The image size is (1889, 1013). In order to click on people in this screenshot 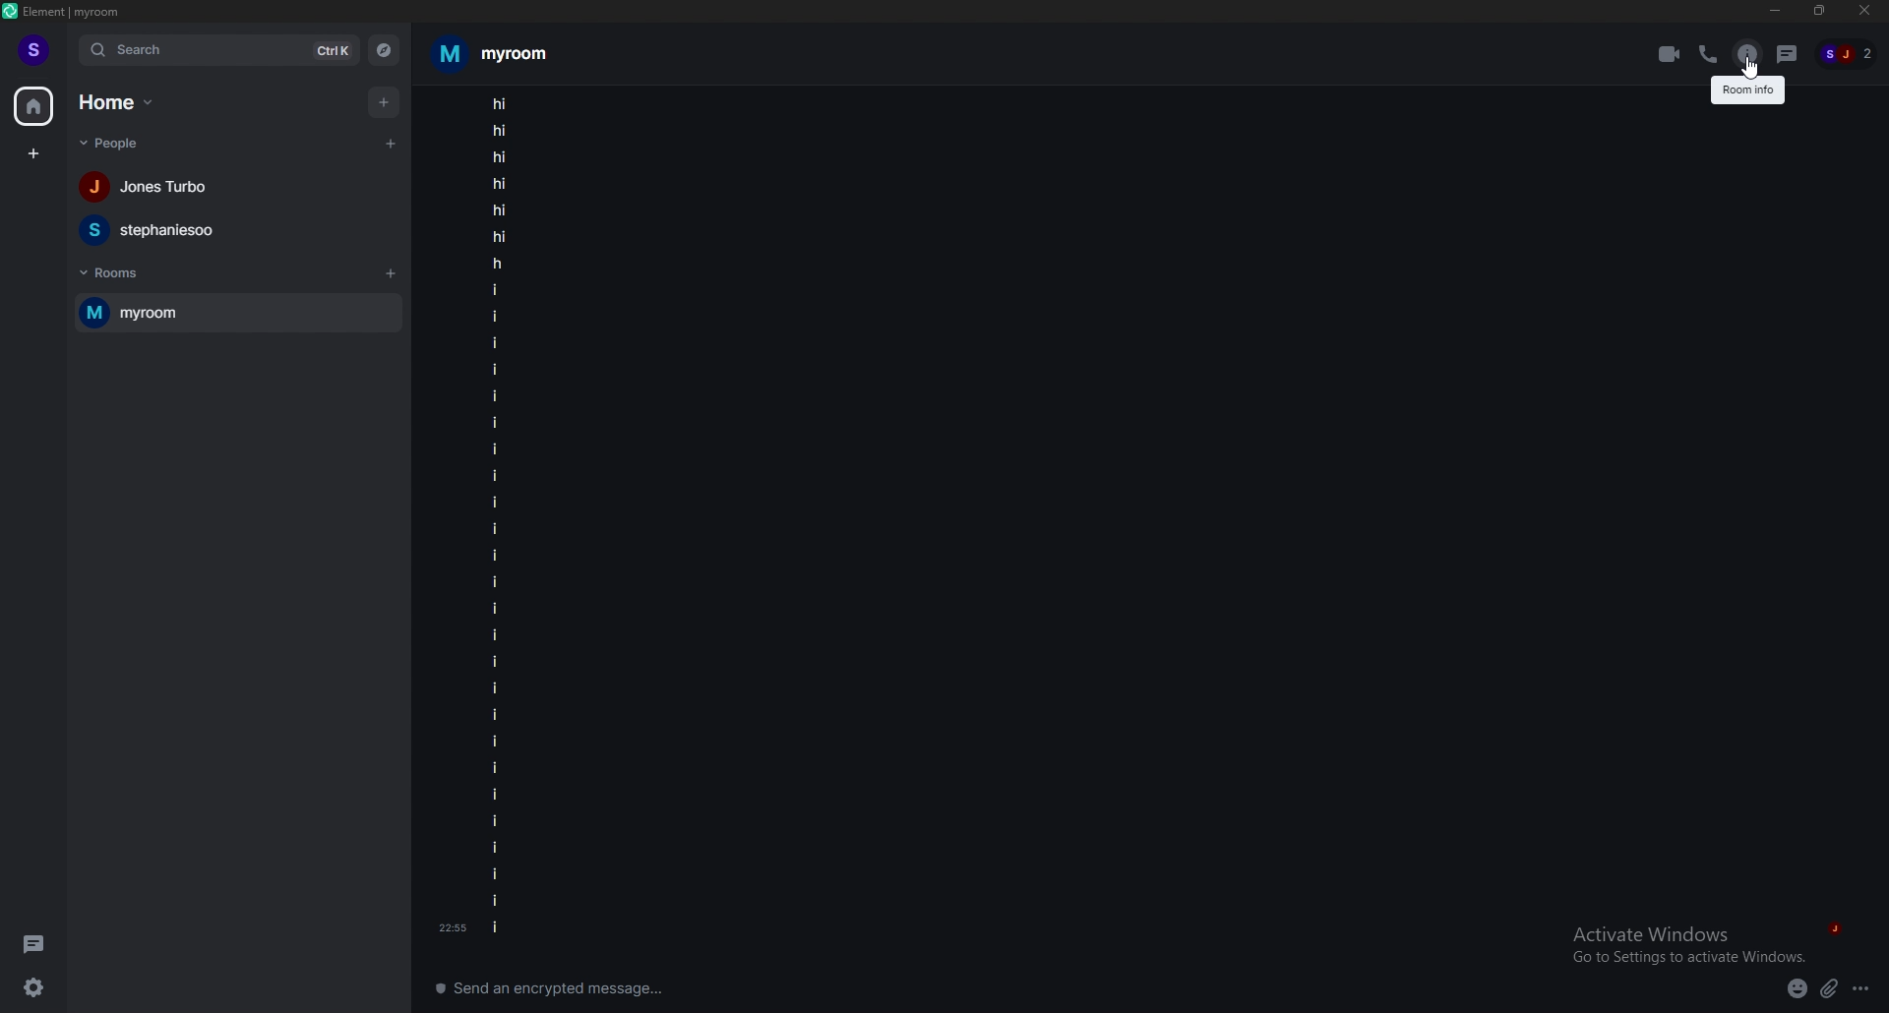, I will do `click(1849, 55)`.